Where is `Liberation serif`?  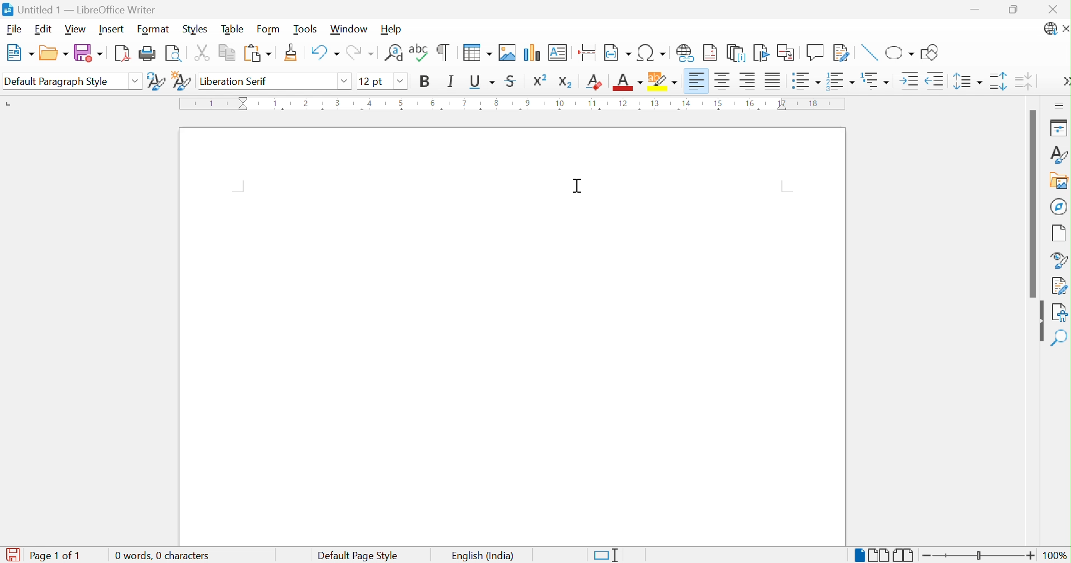
Liberation serif is located at coordinates (234, 80).